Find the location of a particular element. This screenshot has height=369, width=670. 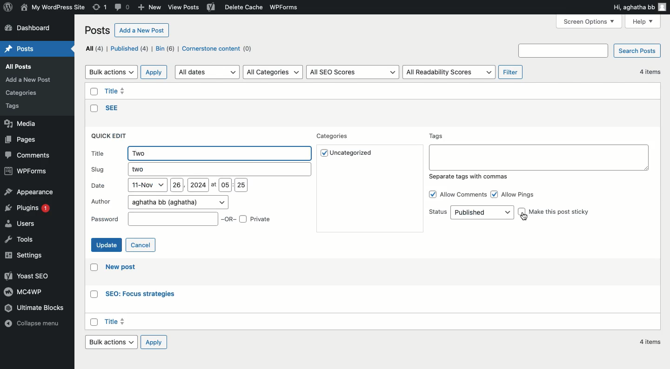

categories is located at coordinates (25, 91).